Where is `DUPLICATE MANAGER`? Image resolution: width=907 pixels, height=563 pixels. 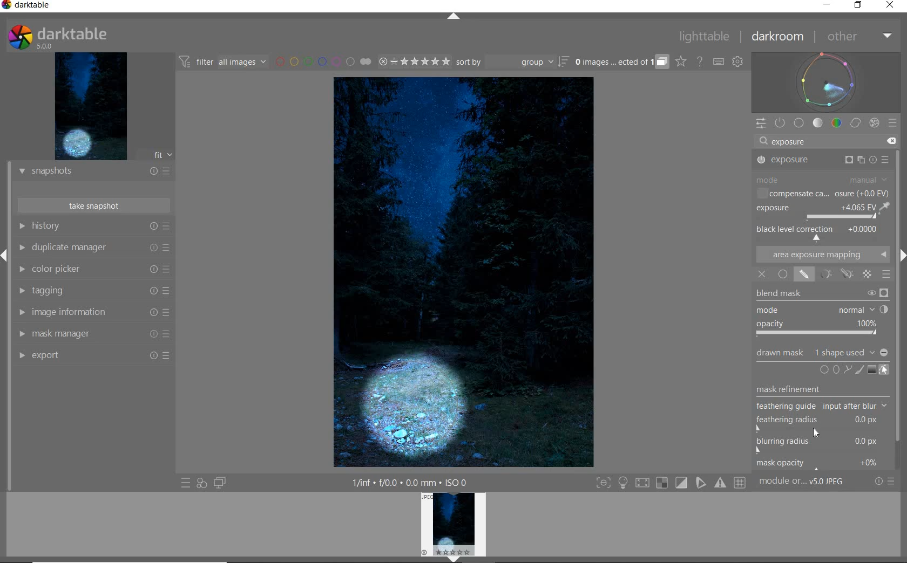
DUPLICATE MANAGER is located at coordinates (93, 248).